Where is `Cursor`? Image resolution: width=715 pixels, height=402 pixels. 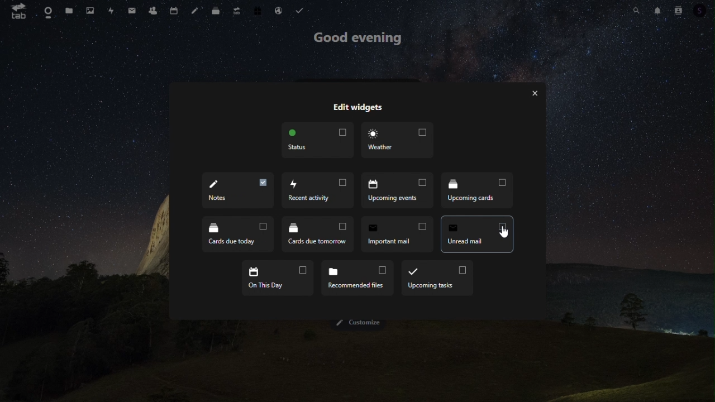 Cursor is located at coordinates (503, 232).